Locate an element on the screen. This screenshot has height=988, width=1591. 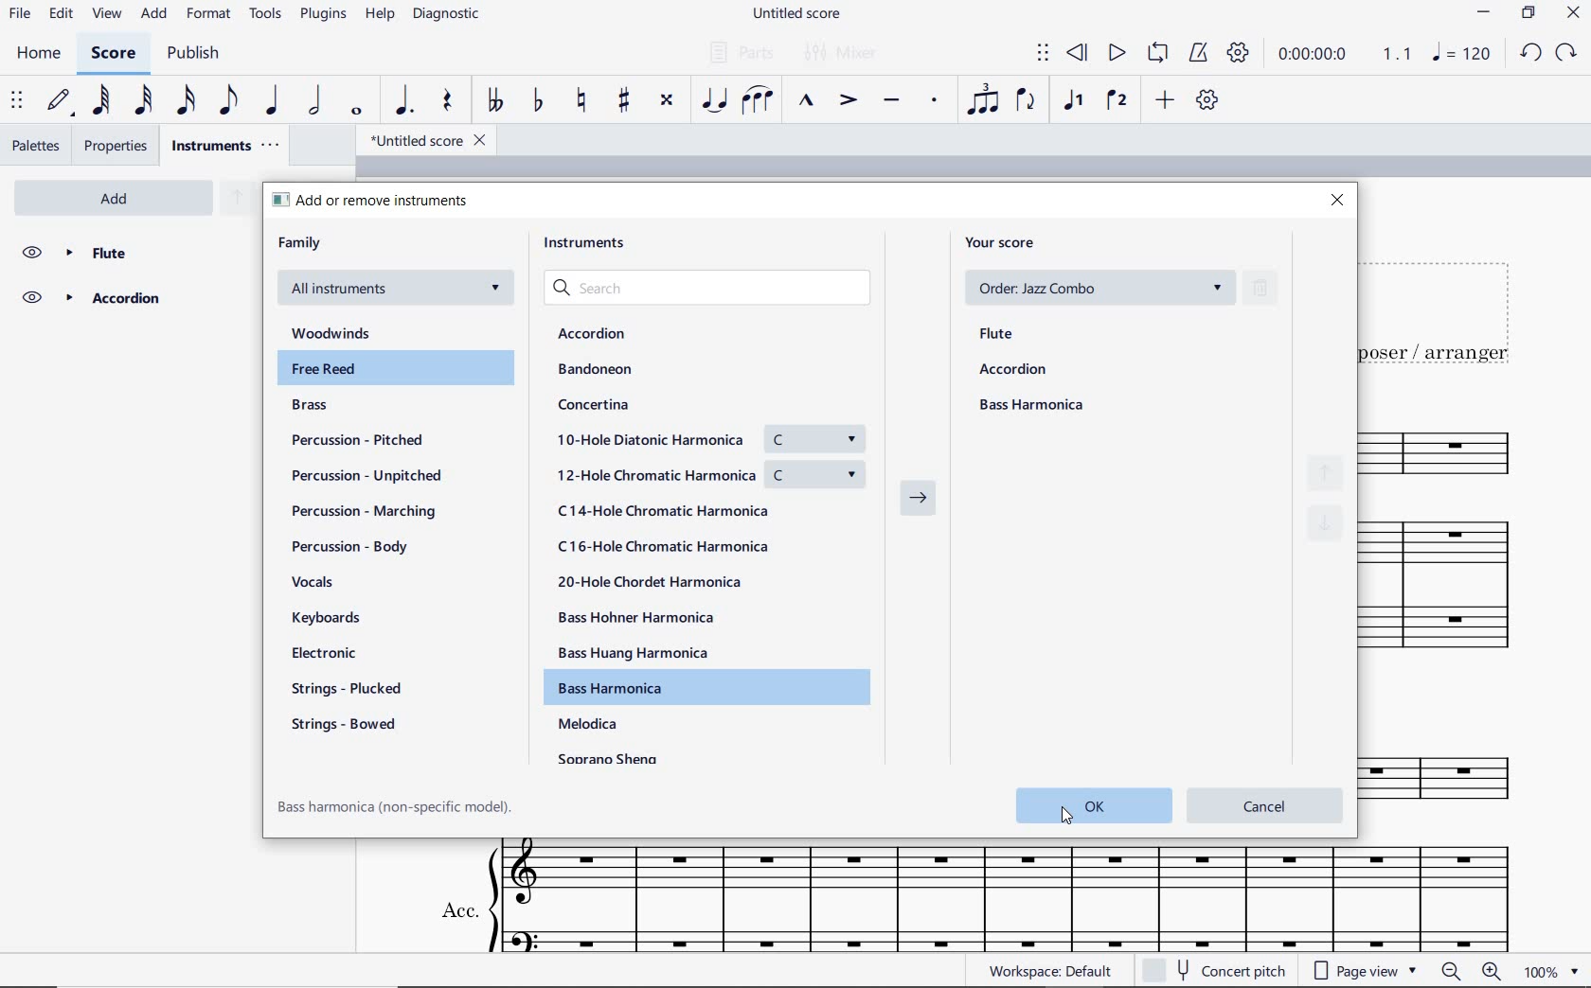
ADD is located at coordinates (155, 13).